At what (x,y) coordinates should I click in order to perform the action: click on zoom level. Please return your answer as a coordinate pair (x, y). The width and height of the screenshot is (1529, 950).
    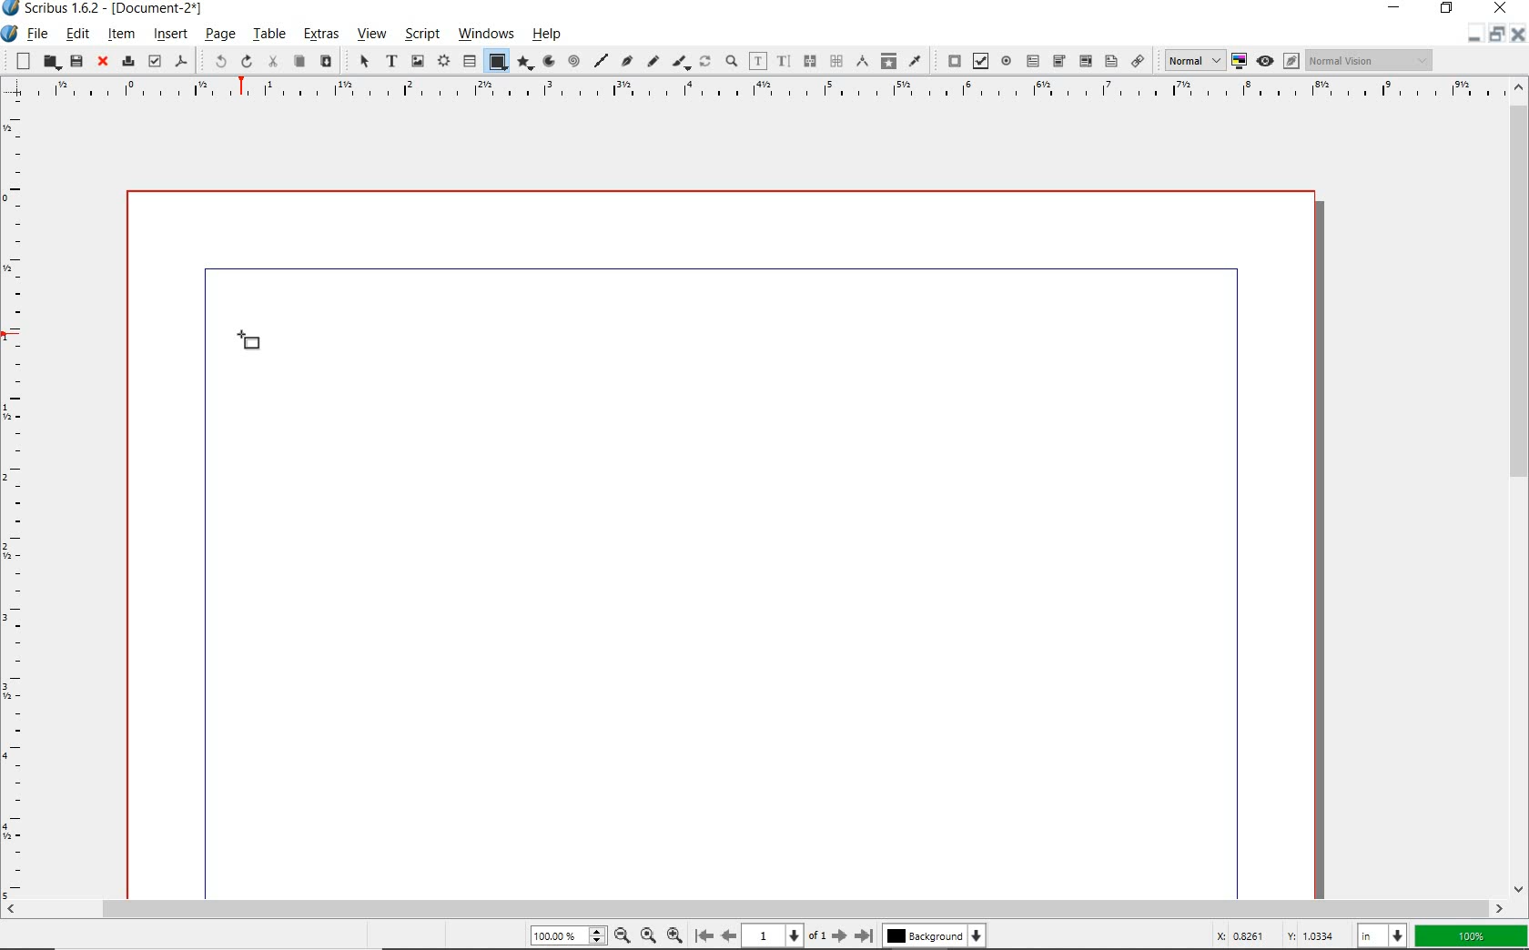
    Looking at the image, I should click on (568, 934).